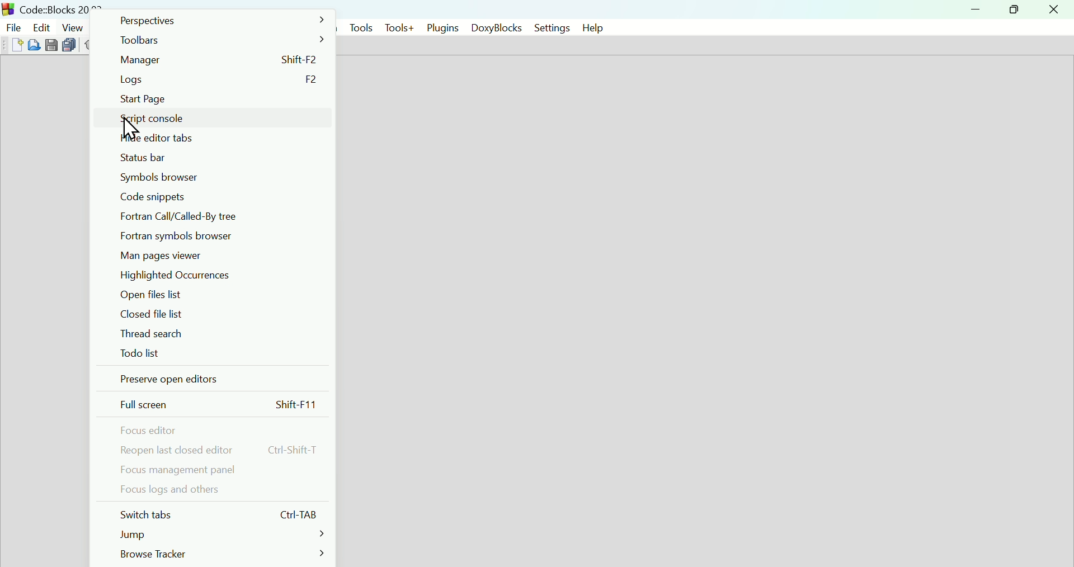  What do you see at coordinates (218, 295) in the screenshot?
I see `Open file list` at bounding box center [218, 295].